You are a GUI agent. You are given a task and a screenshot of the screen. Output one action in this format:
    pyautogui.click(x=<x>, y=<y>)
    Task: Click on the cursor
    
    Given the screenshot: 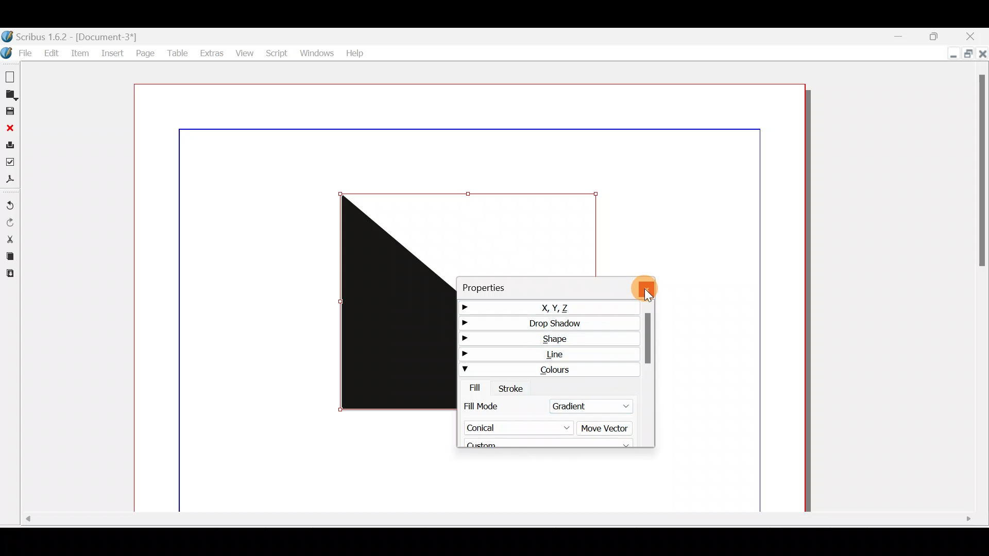 What is the action you would take?
    pyautogui.click(x=650, y=295)
    